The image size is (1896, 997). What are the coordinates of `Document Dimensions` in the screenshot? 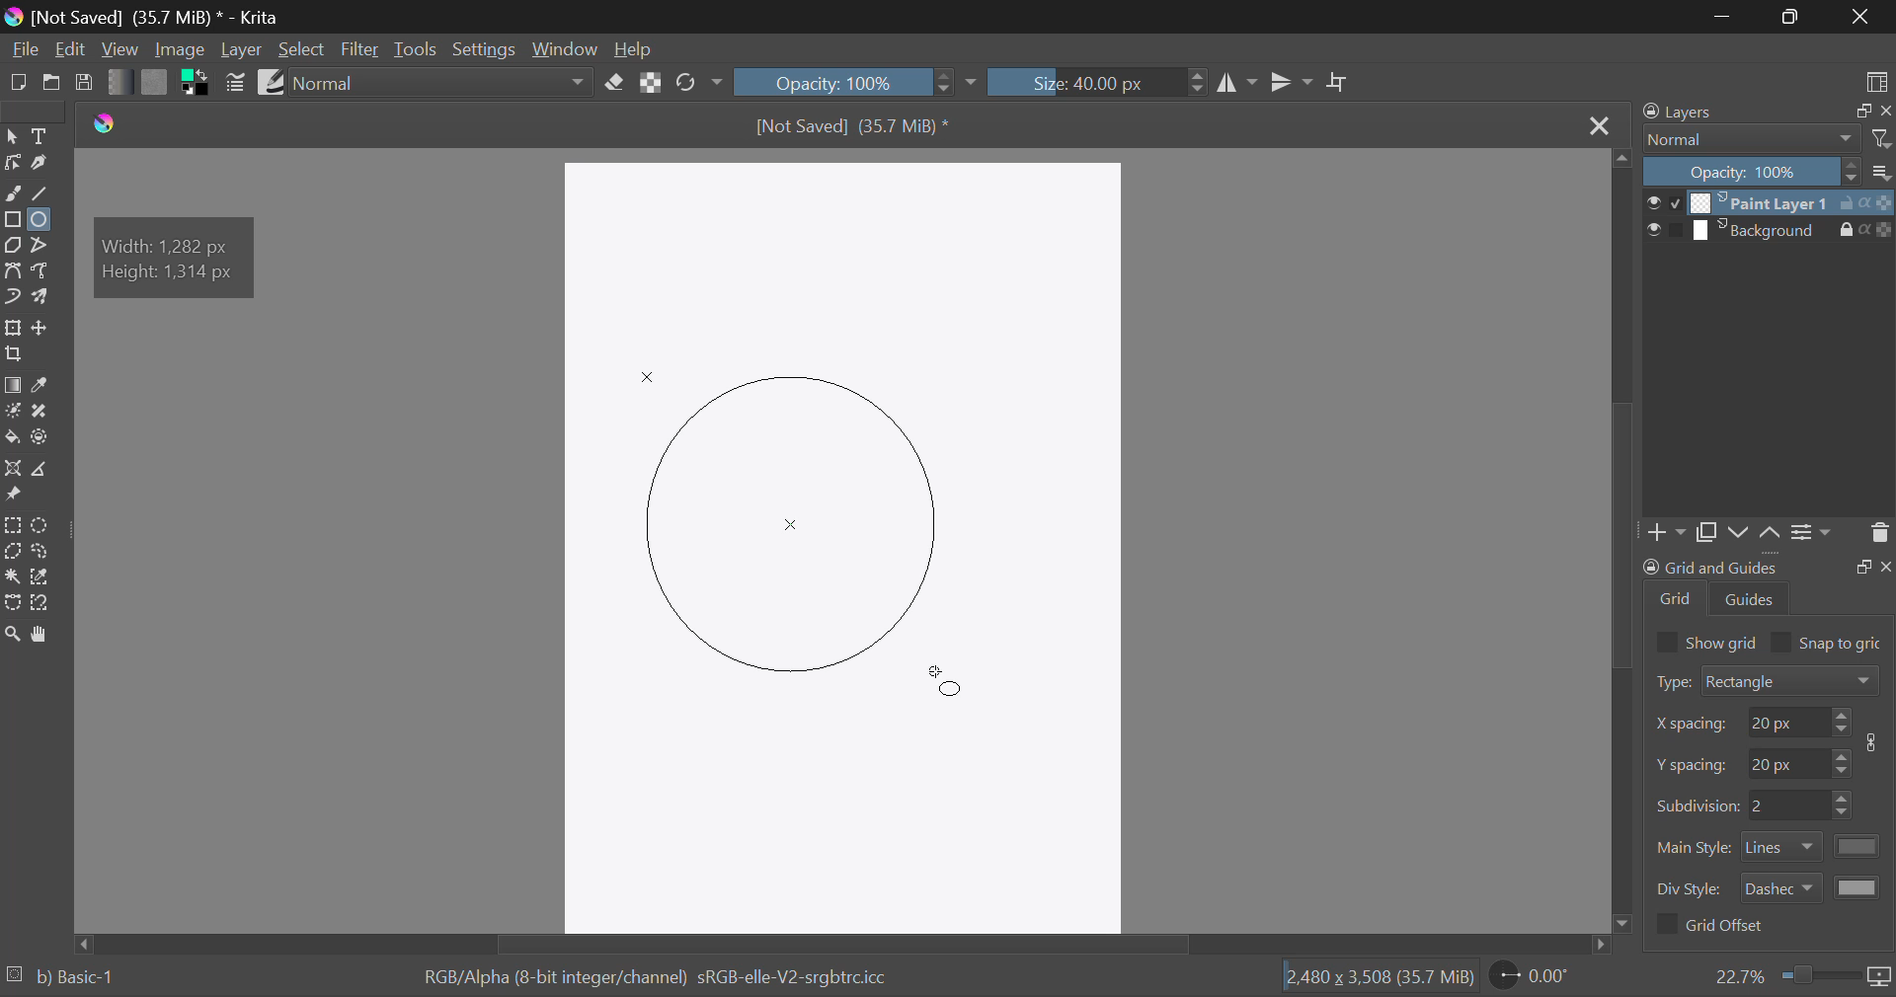 It's located at (1375, 978).